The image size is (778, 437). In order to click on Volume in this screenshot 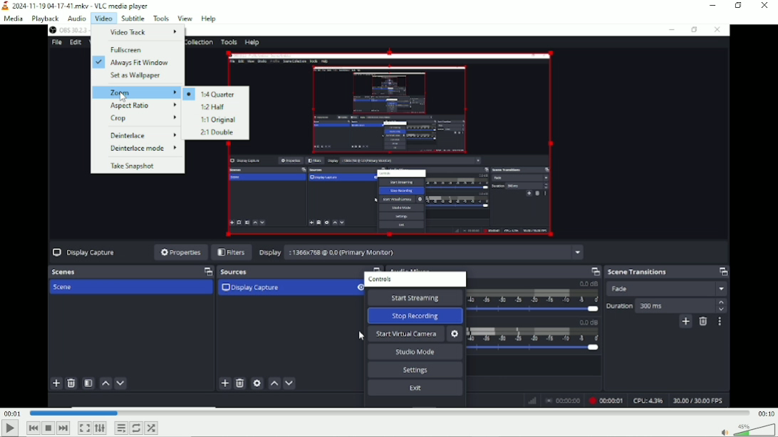, I will do `click(745, 429)`.